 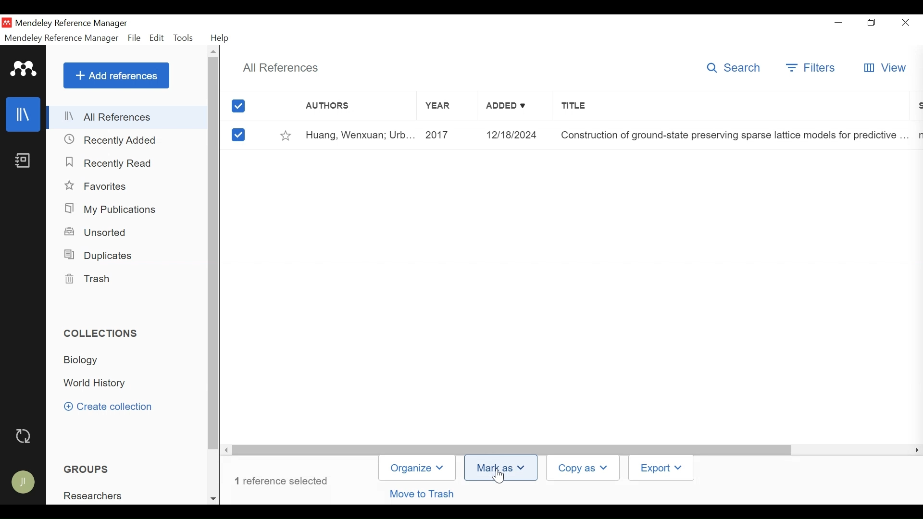 I want to click on Copy as, so click(x=582, y=468).